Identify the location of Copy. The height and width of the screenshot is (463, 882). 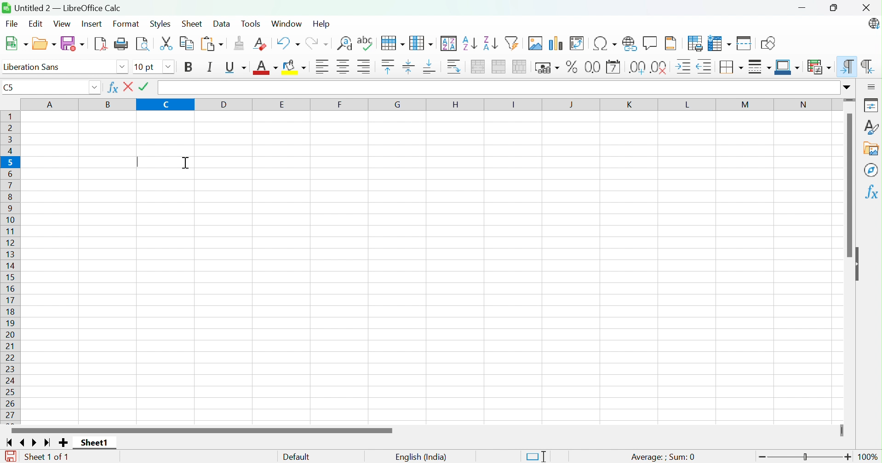
(187, 43).